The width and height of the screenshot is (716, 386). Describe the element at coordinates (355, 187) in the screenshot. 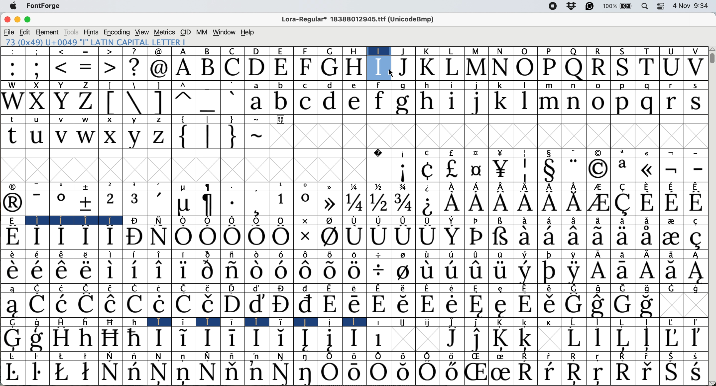

I see `1/4` at that location.